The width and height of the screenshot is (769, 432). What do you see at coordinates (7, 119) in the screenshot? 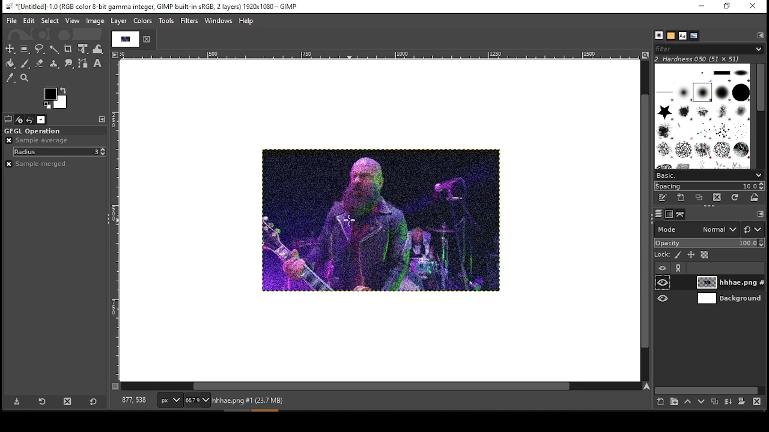
I see `tool options` at bounding box center [7, 119].